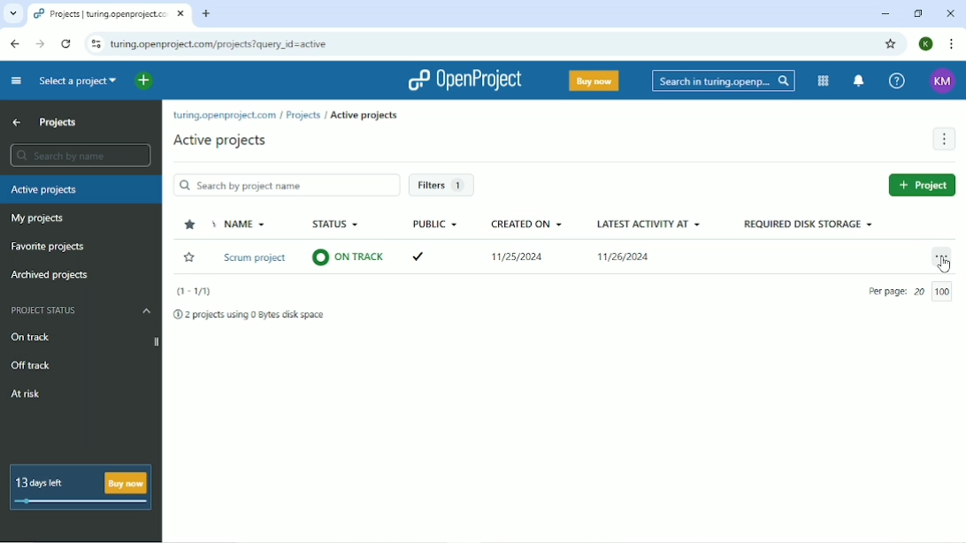  What do you see at coordinates (430, 253) in the screenshot?
I see `tick` at bounding box center [430, 253].